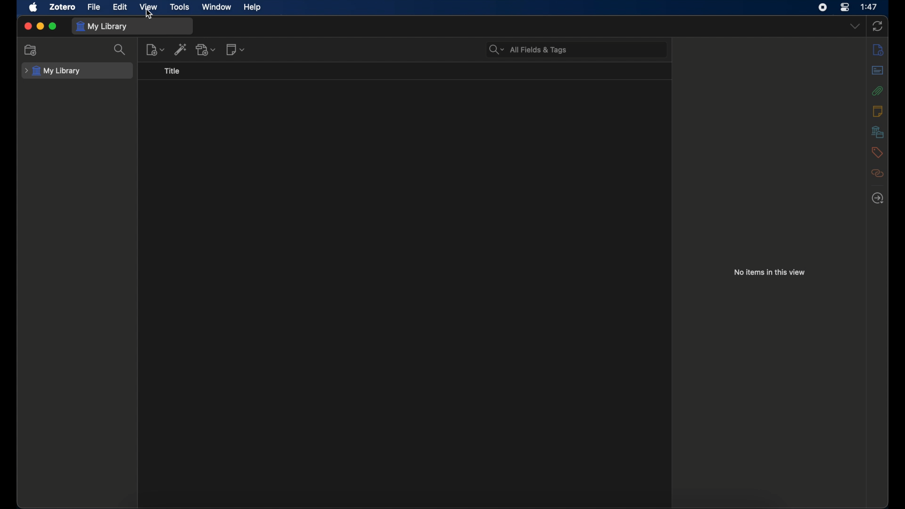 This screenshot has height=509, width=905. Describe the element at coordinates (879, 50) in the screenshot. I see `info` at that location.